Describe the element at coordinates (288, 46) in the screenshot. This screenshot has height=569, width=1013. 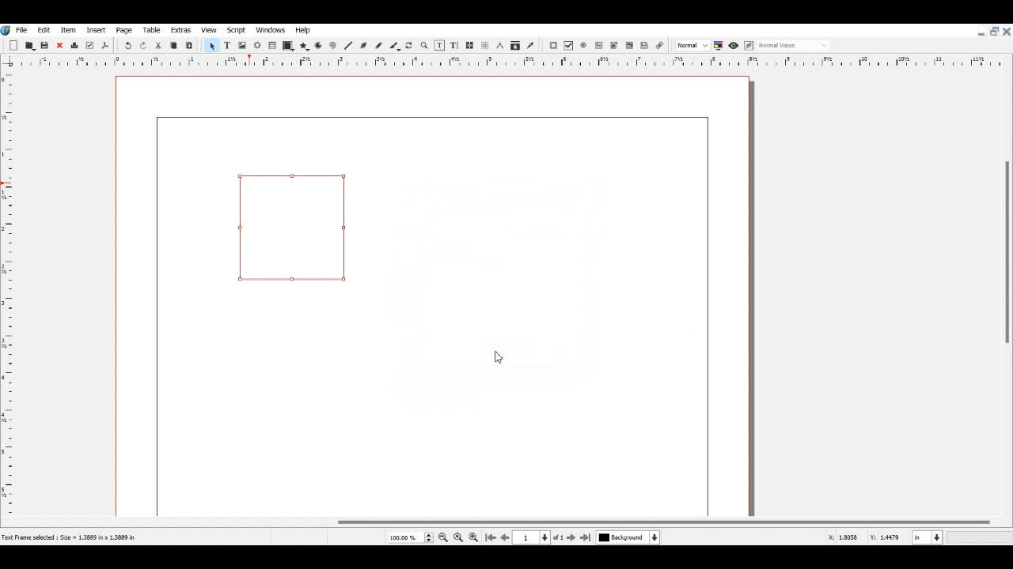
I see `Shape` at that location.